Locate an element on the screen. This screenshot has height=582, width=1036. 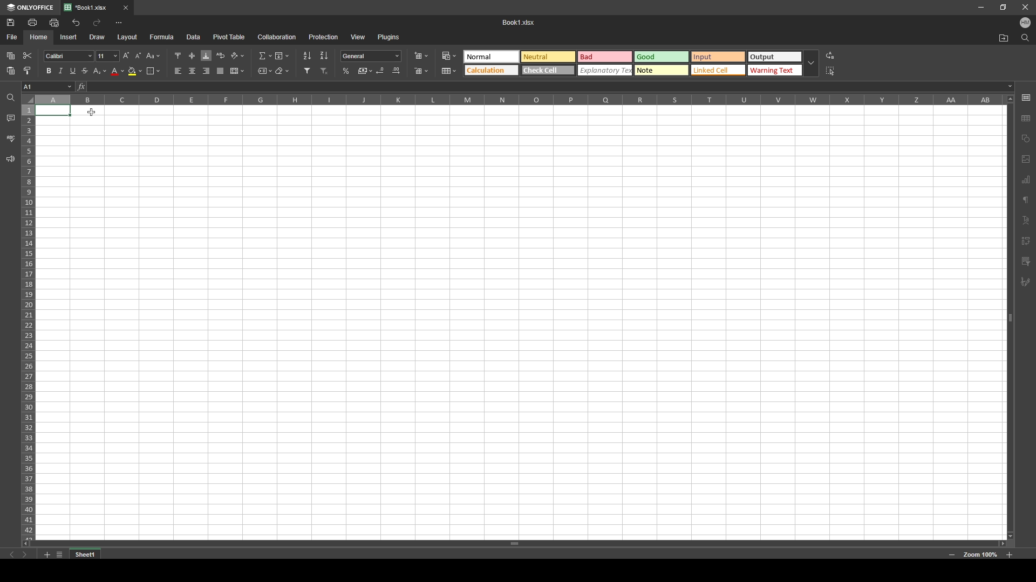
Linked cell is located at coordinates (719, 71).